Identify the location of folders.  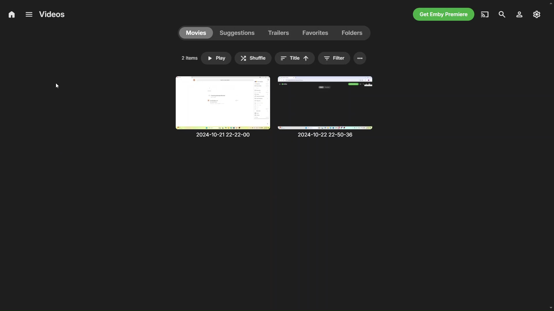
(355, 33).